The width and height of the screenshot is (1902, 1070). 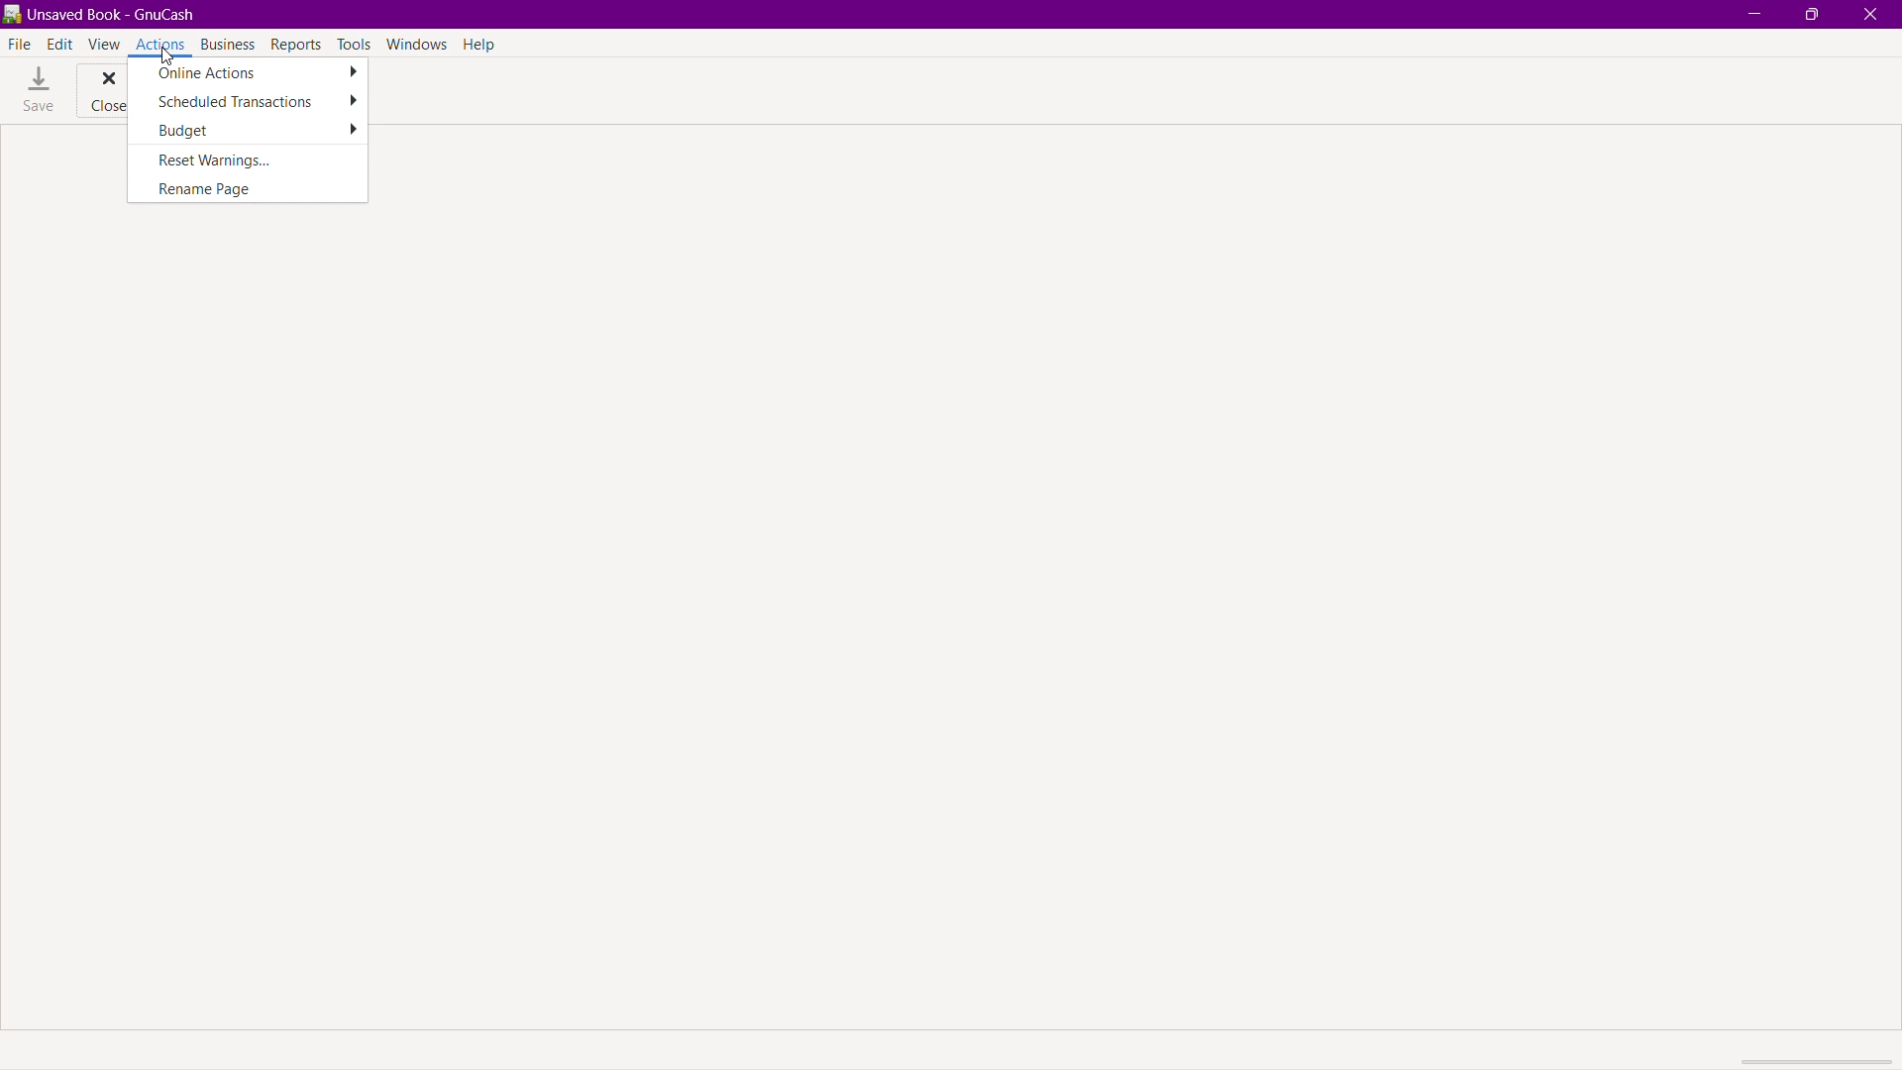 What do you see at coordinates (1872, 13) in the screenshot?
I see `Close` at bounding box center [1872, 13].